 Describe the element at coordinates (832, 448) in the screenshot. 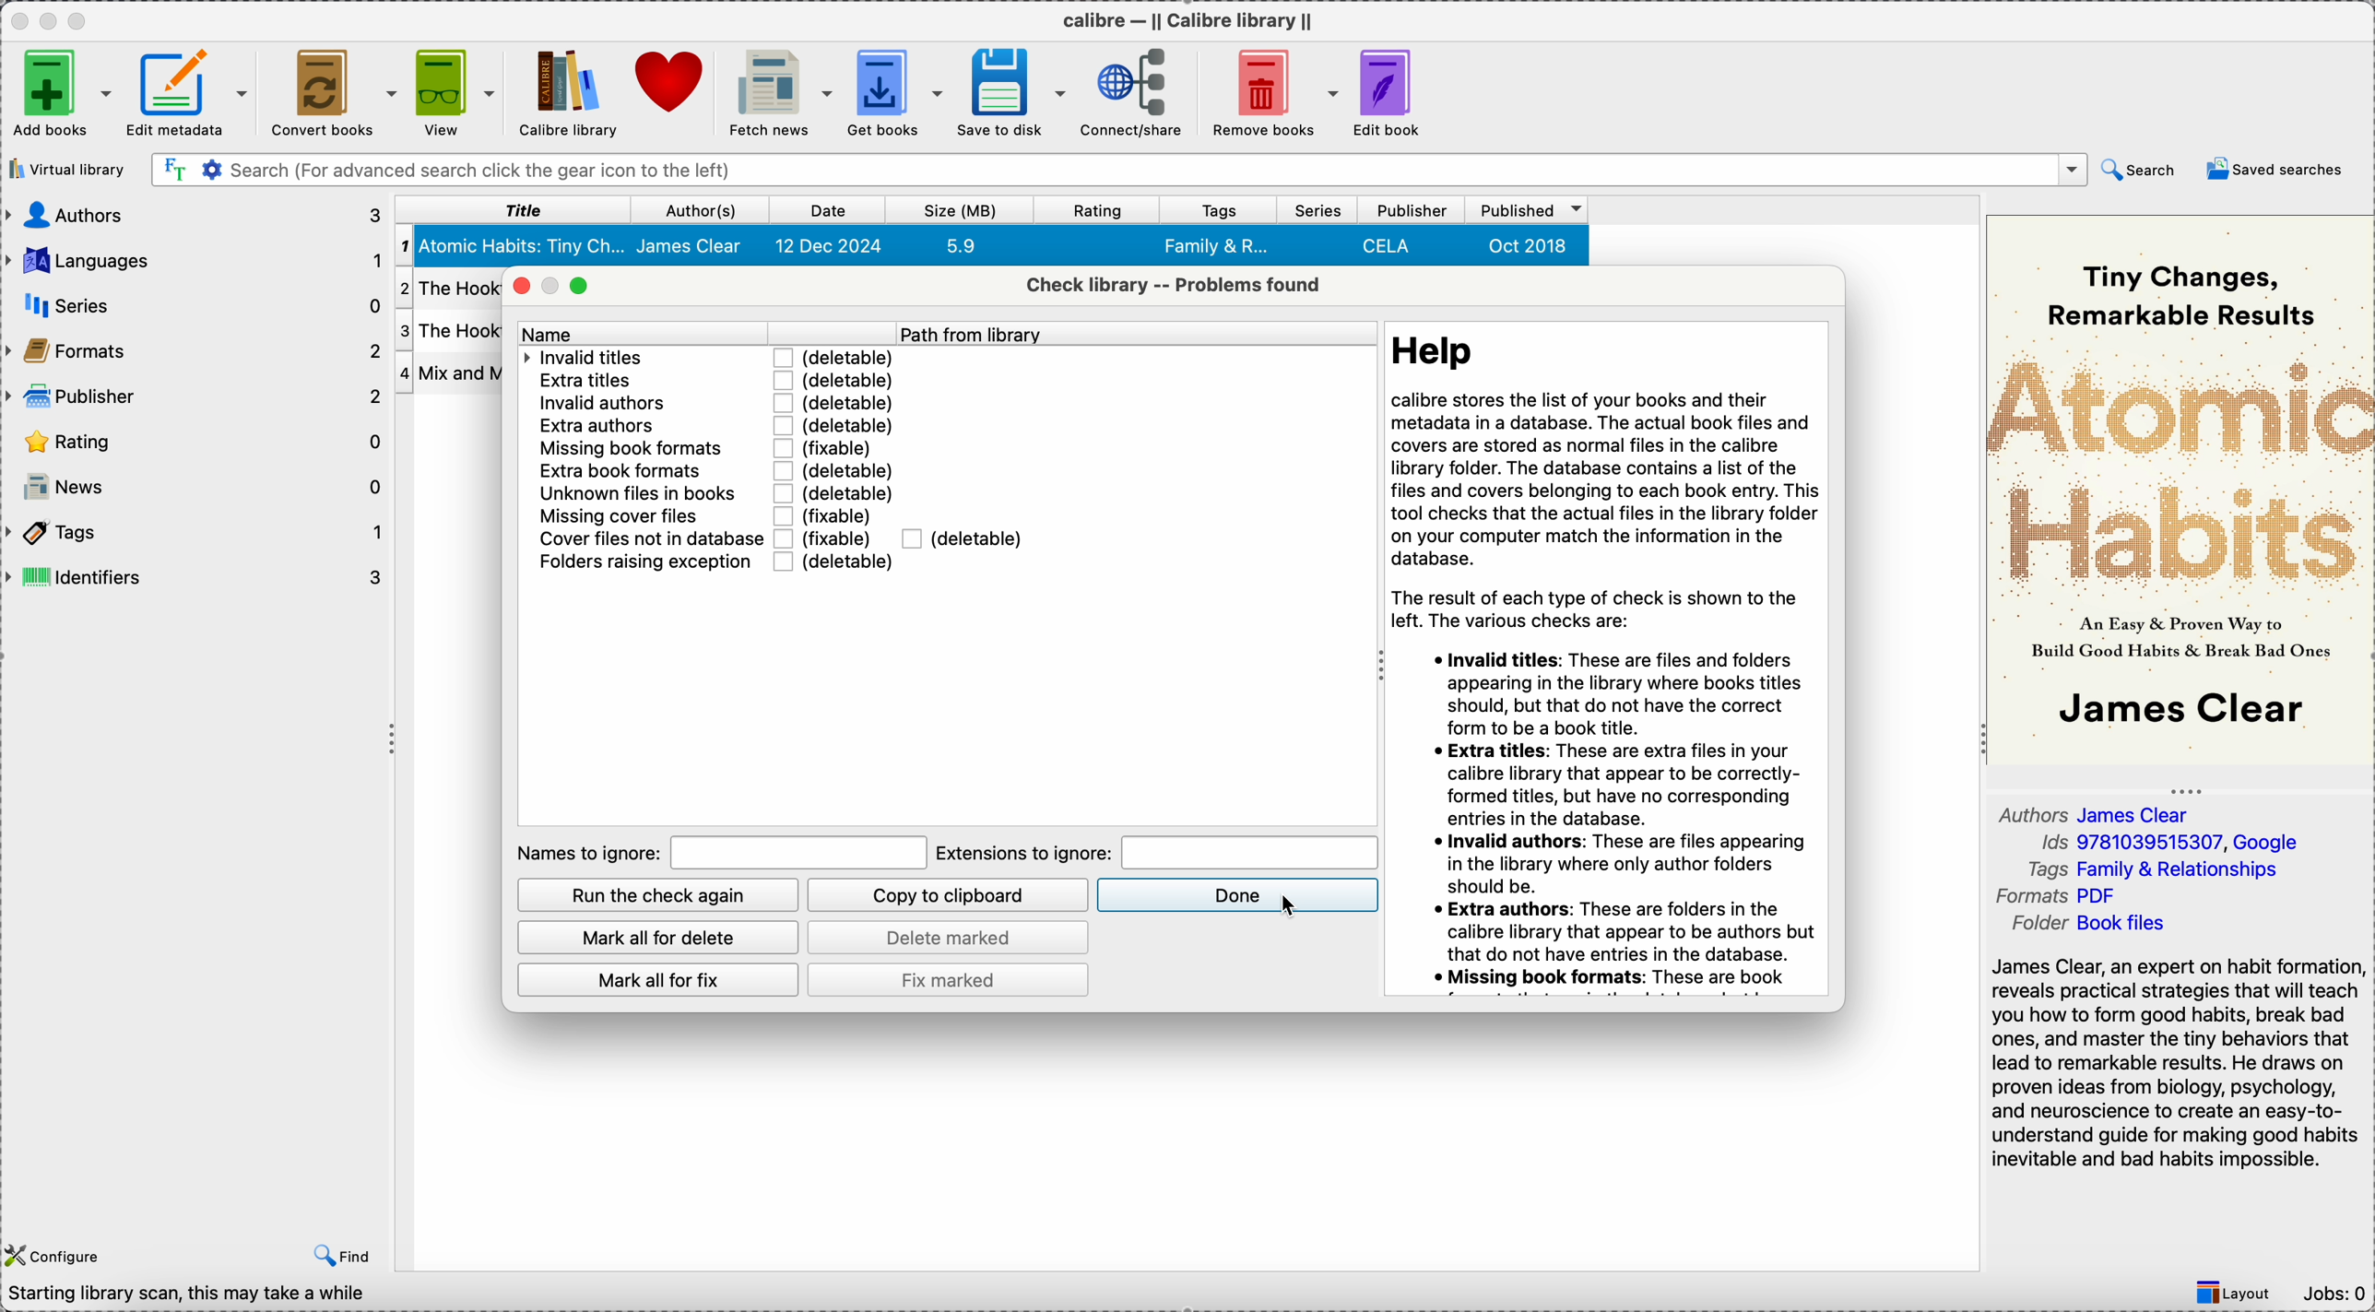

I see `fixable` at that location.